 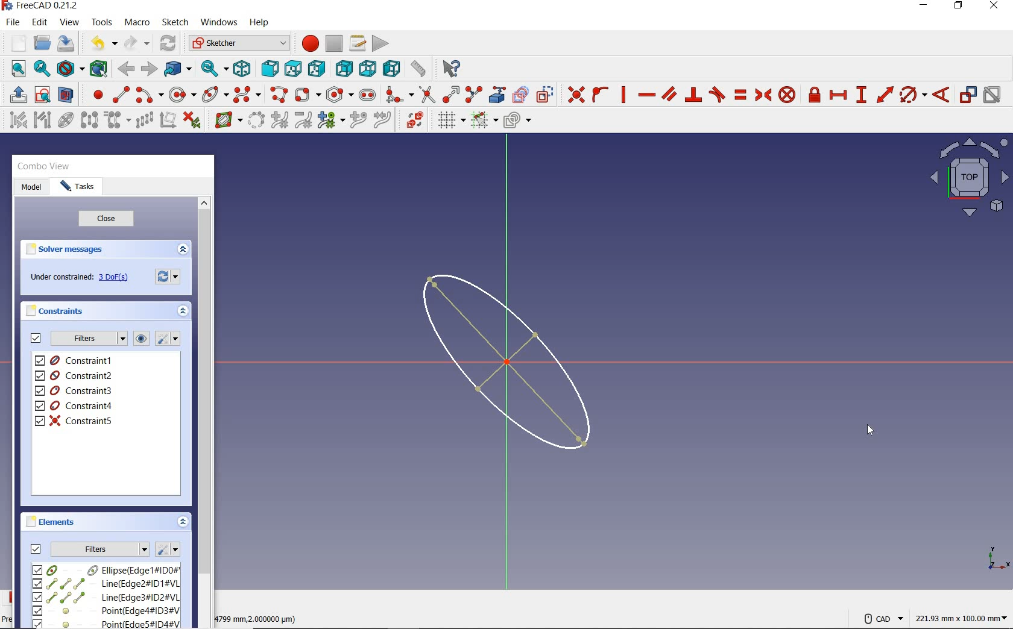 I want to click on element4, so click(x=106, y=610).